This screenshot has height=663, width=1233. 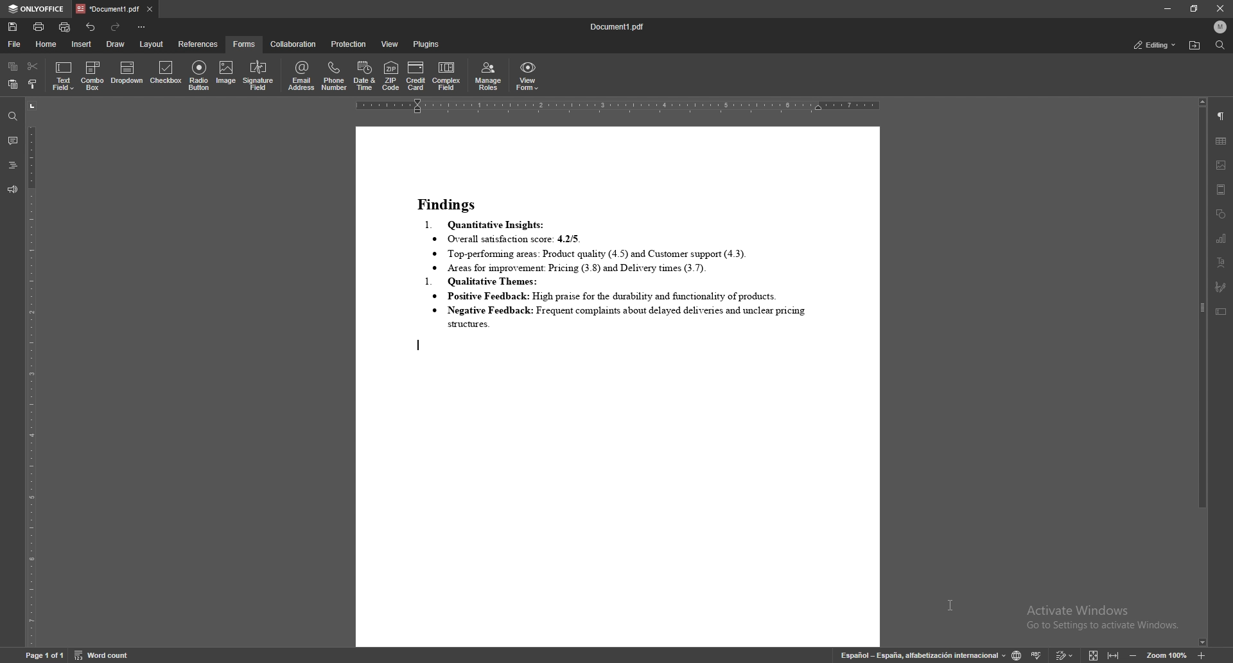 I want to click on customize toolbar, so click(x=142, y=28).